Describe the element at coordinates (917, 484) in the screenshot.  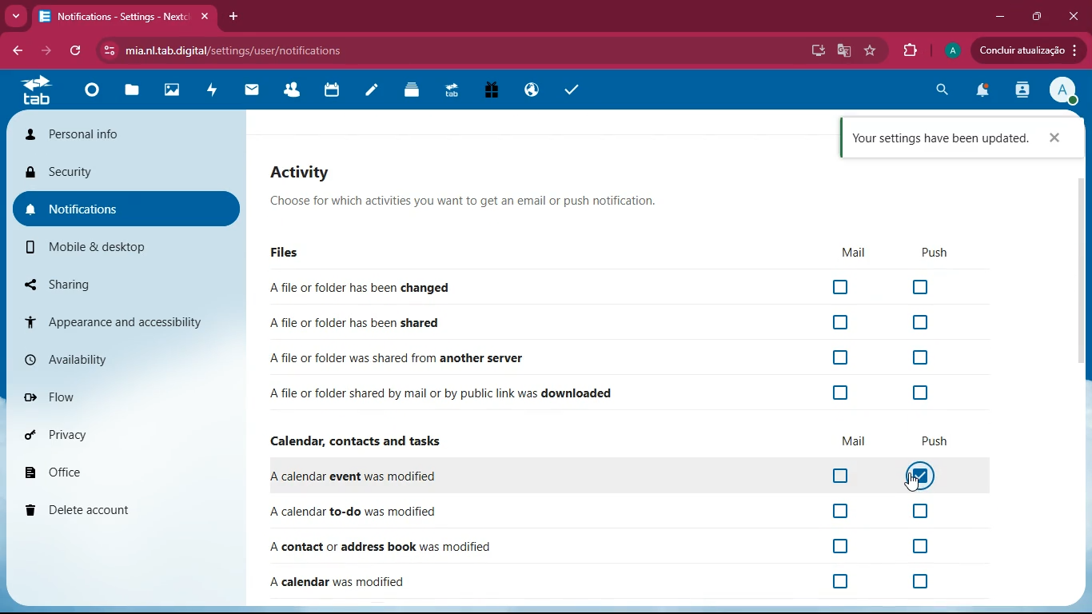
I see `cursor` at that location.